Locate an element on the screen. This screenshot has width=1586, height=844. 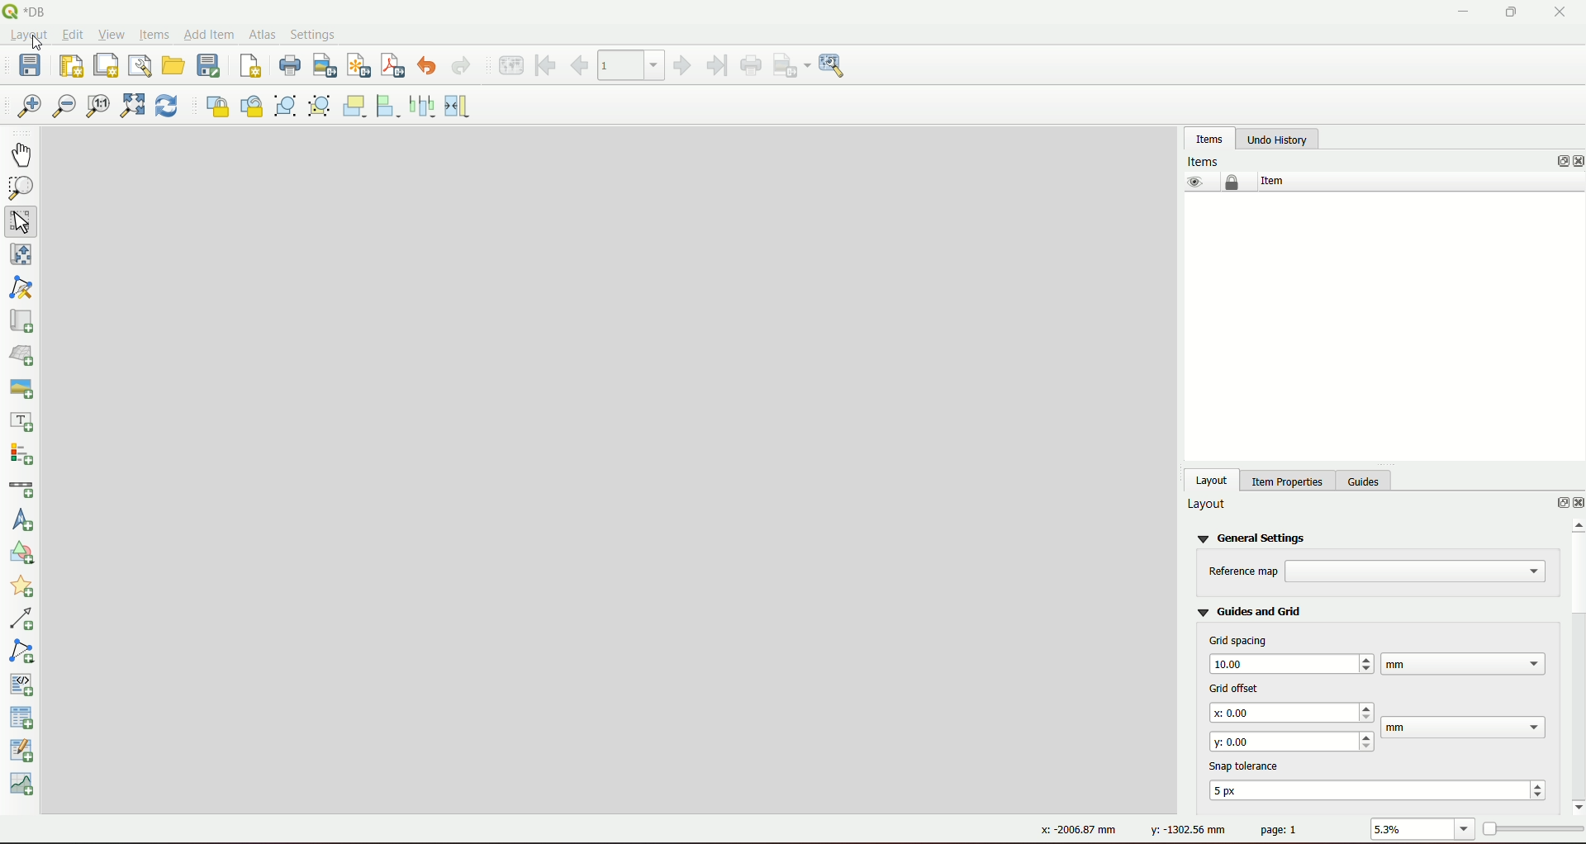
zoom slider is located at coordinates (1531, 827).